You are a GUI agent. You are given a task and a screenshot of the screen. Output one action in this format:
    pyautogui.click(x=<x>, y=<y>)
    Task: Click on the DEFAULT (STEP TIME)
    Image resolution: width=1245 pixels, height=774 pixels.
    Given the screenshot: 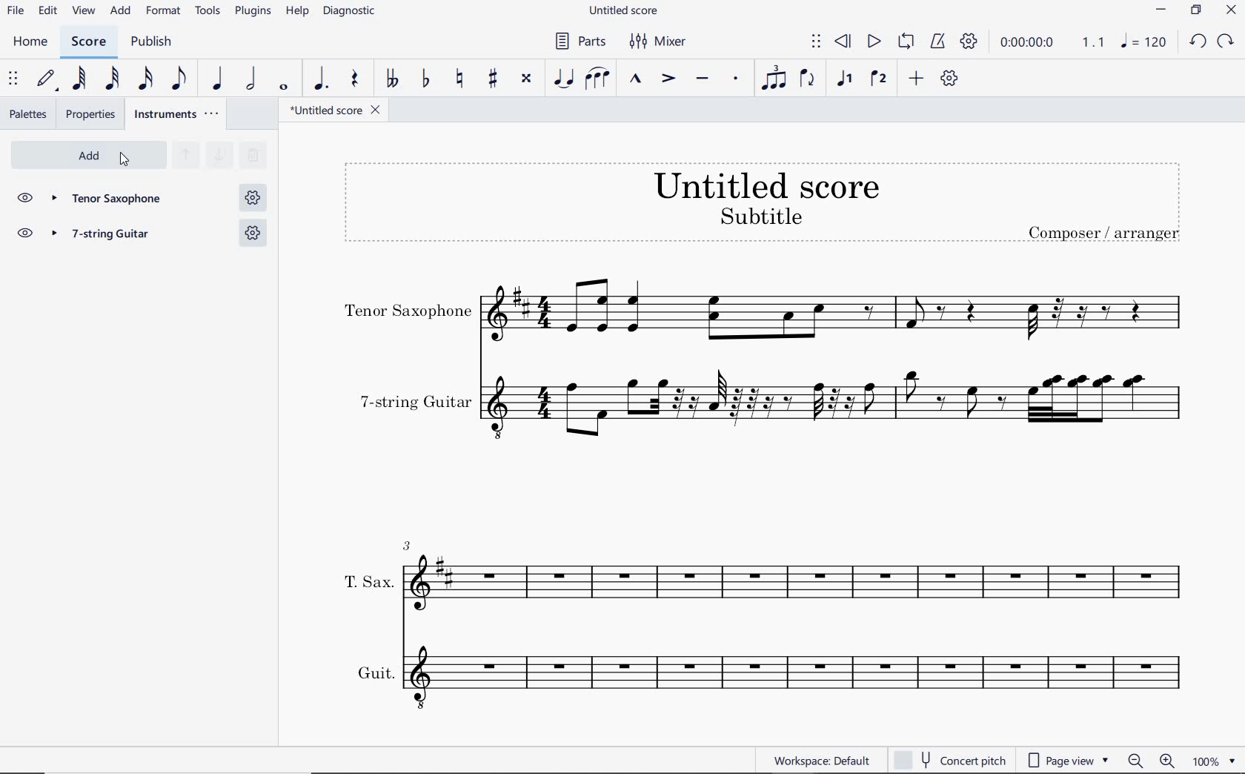 What is the action you would take?
    pyautogui.click(x=46, y=80)
    